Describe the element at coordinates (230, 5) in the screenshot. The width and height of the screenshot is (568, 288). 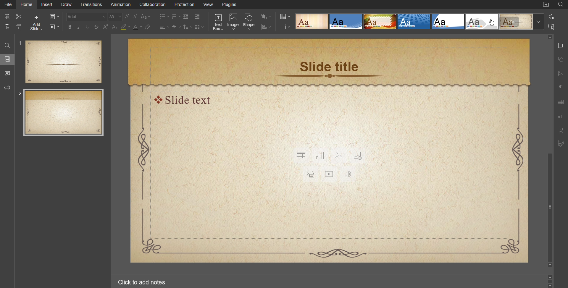
I see `Plugins` at that location.